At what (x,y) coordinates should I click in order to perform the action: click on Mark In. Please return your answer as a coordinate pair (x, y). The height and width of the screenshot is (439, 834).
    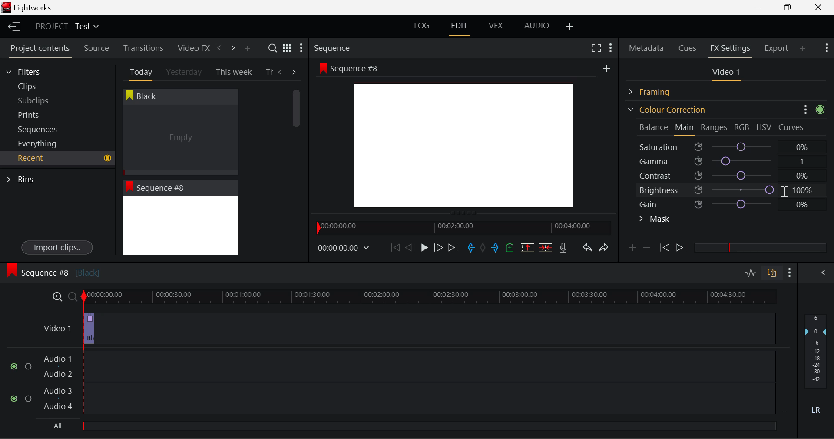
    Looking at the image, I should click on (472, 248).